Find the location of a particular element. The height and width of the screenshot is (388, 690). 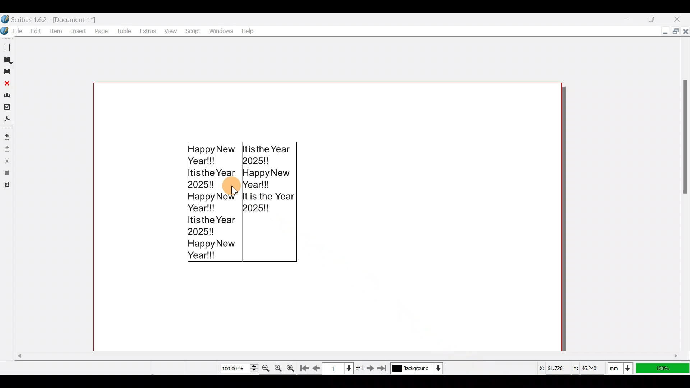

Scroll bar is located at coordinates (290, 354).